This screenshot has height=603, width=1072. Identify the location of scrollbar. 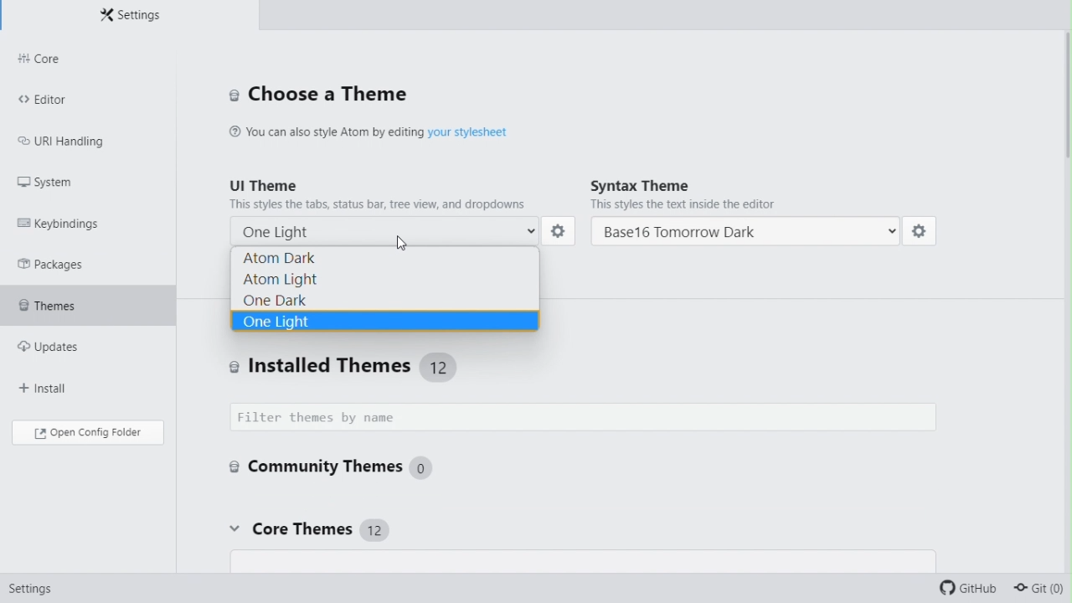
(1065, 119).